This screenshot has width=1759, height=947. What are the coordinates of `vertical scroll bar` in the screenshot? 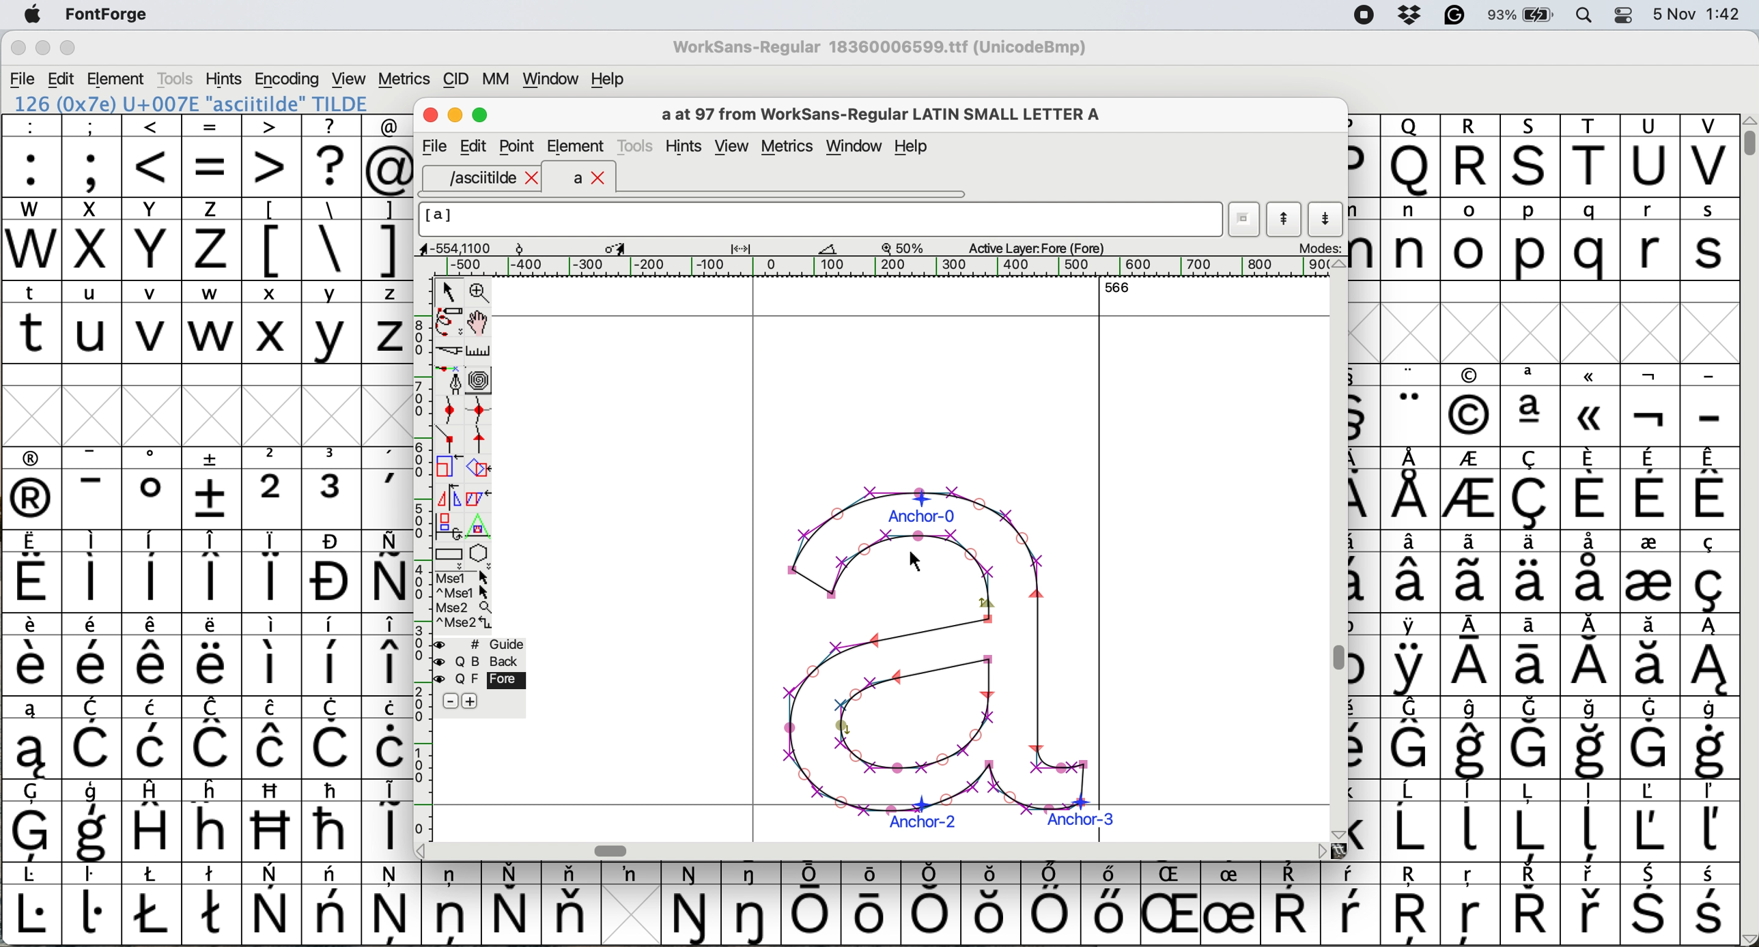 It's located at (1747, 136).